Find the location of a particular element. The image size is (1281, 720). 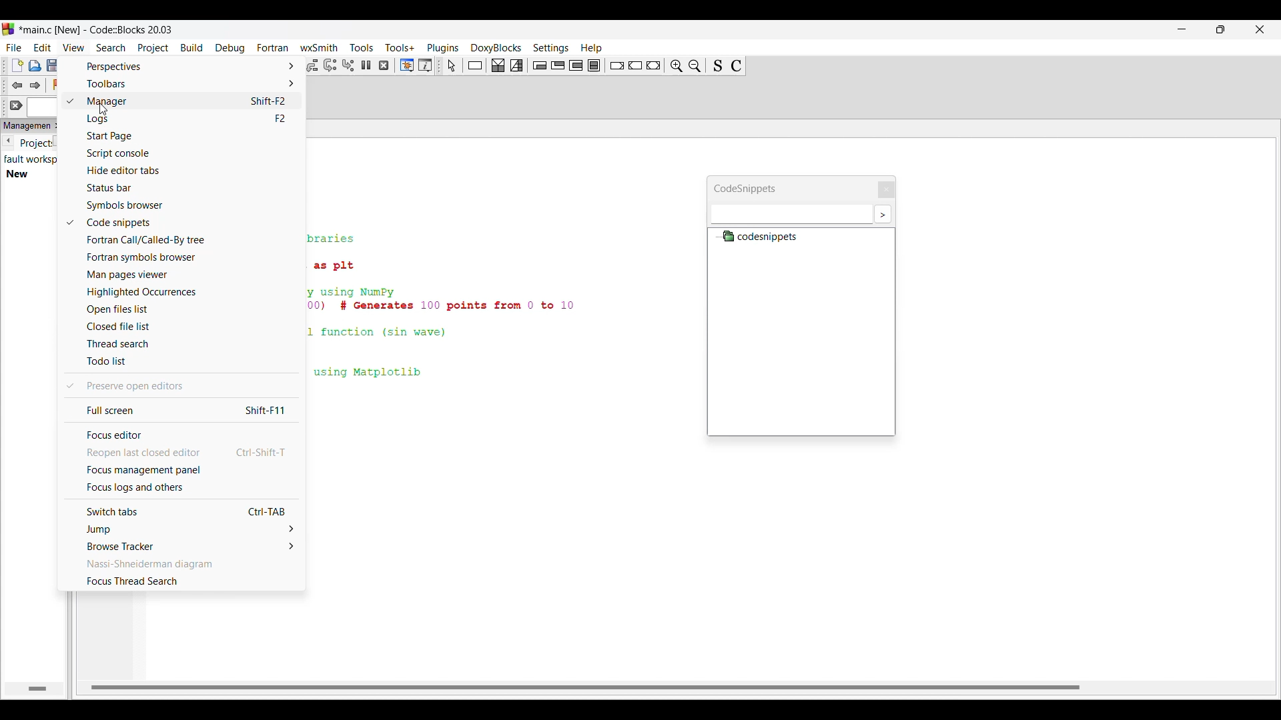

Minimize is located at coordinates (1182, 29).